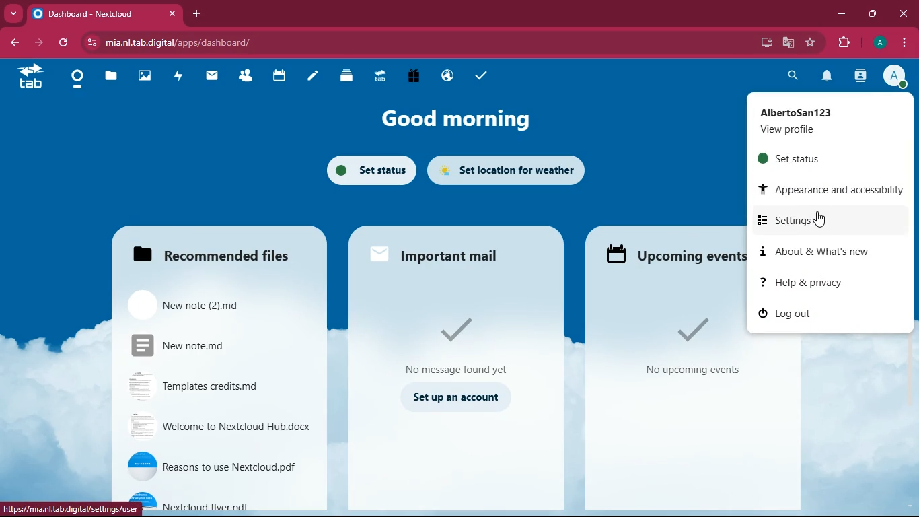 This screenshot has width=919, height=517. I want to click on maximize, so click(872, 14).